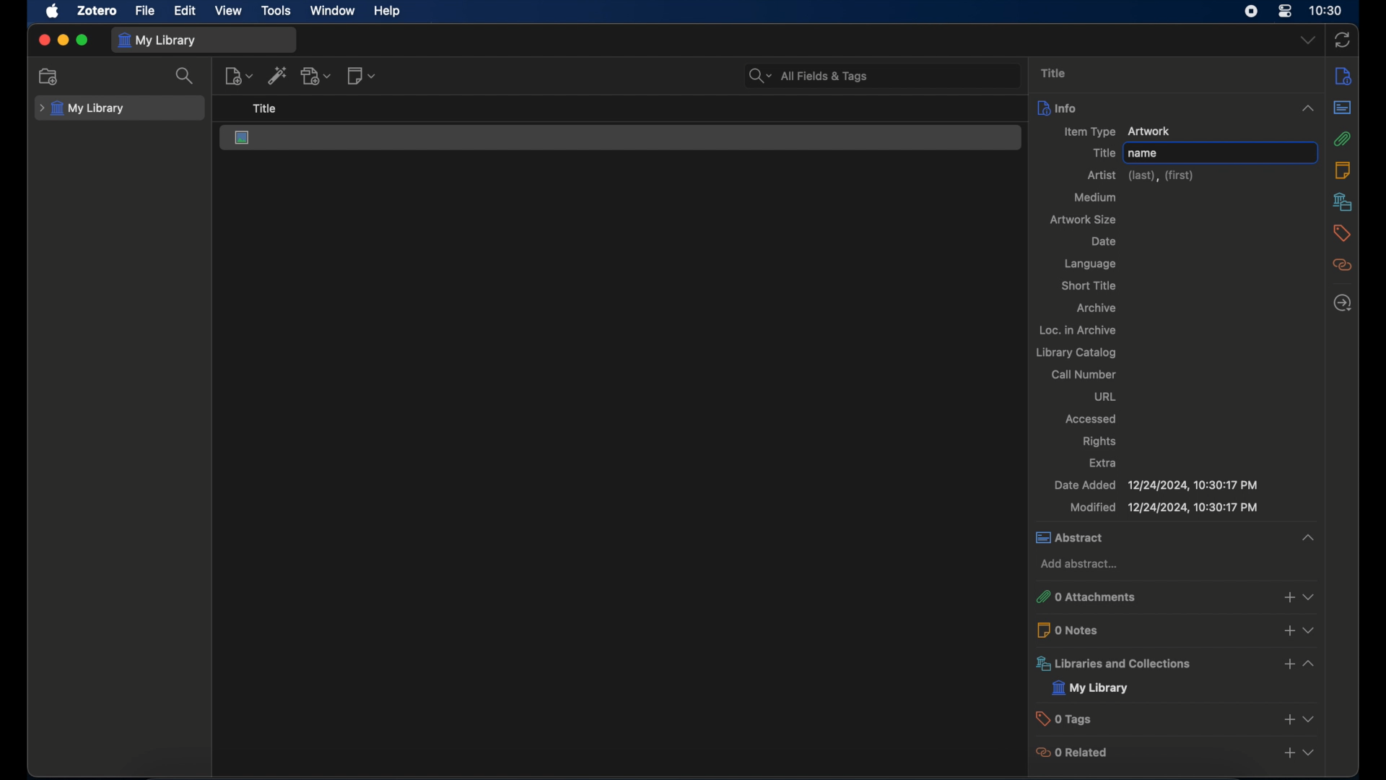 Image resolution: width=1386 pixels, height=780 pixels. What do you see at coordinates (1075, 353) in the screenshot?
I see `library catalog` at bounding box center [1075, 353].